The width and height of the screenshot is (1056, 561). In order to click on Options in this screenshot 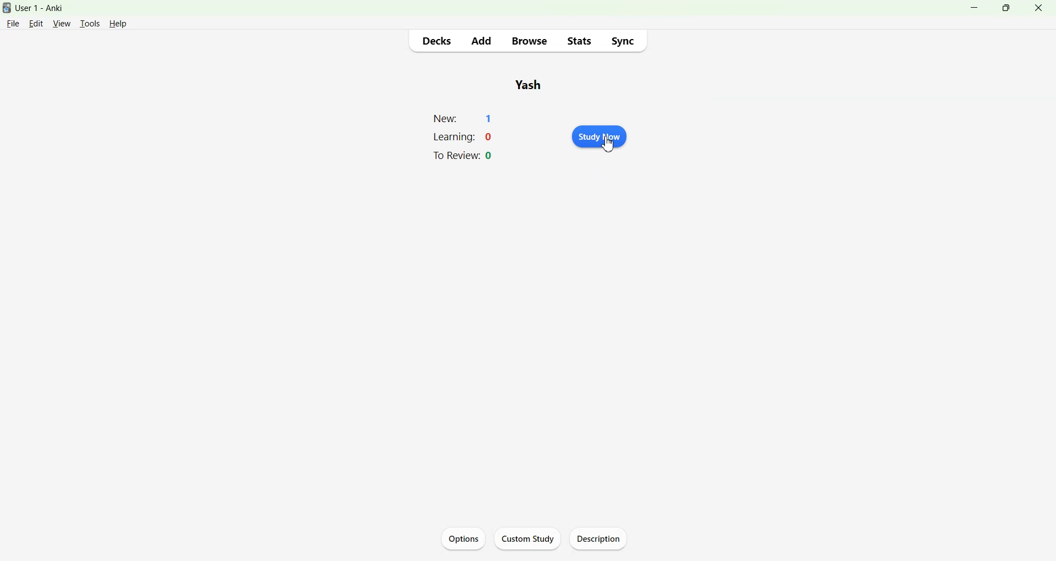, I will do `click(464, 538)`.